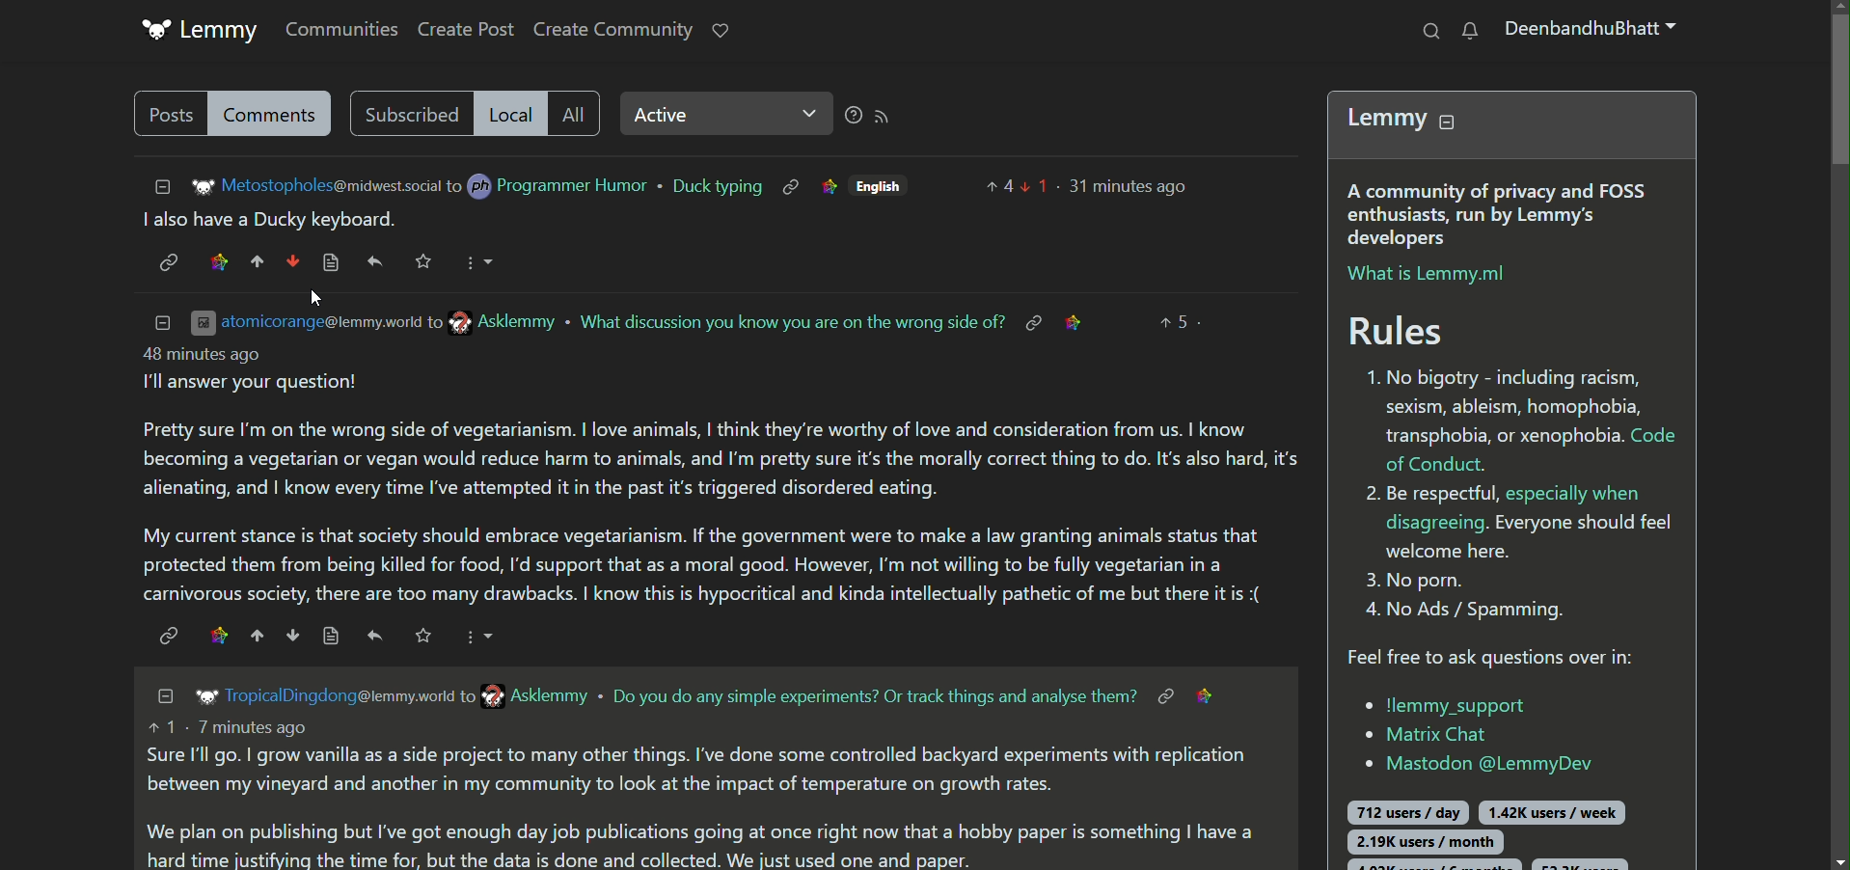  What do you see at coordinates (340, 695) in the screenshot?
I see `user id` at bounding box center [340, 695].